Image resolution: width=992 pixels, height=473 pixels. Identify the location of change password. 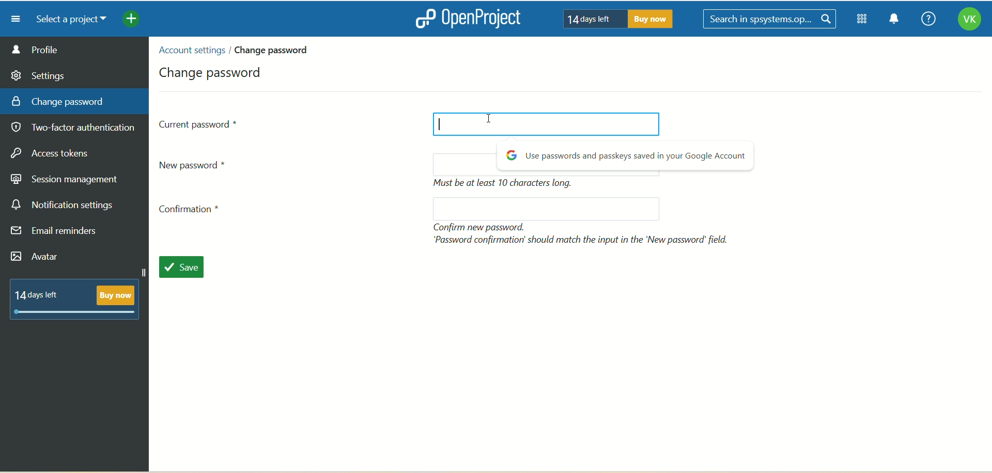
(58, 101).